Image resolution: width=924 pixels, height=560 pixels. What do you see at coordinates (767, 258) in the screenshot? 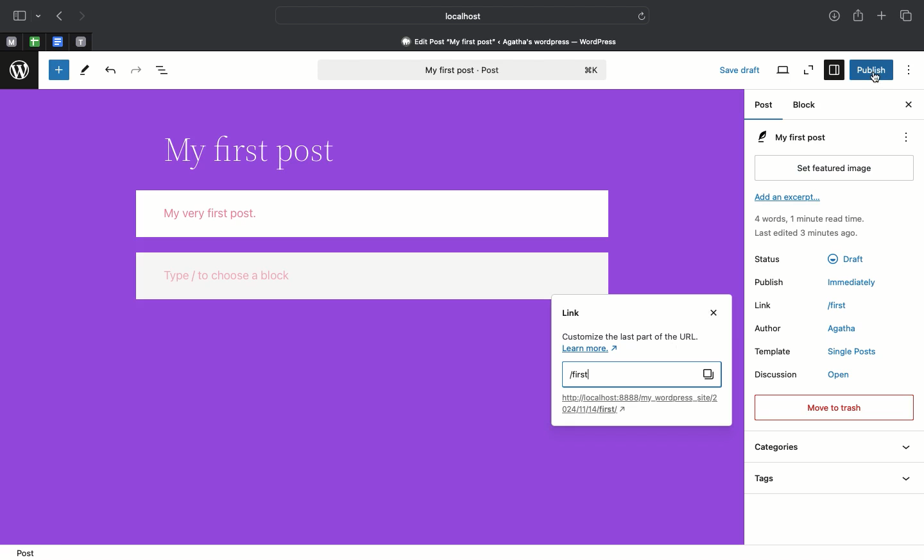
I see `Status` at bounding box center [767, 258].